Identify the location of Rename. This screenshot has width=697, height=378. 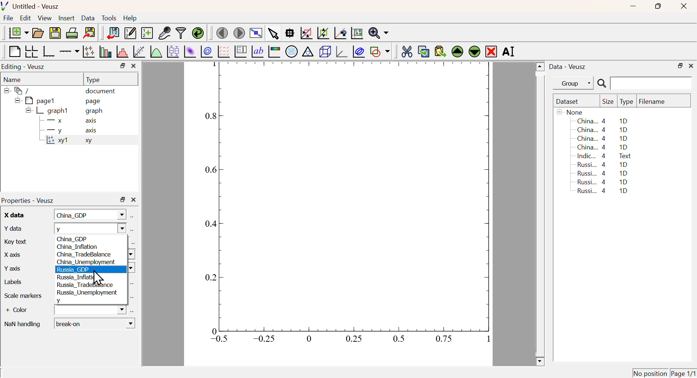
(510, 51).